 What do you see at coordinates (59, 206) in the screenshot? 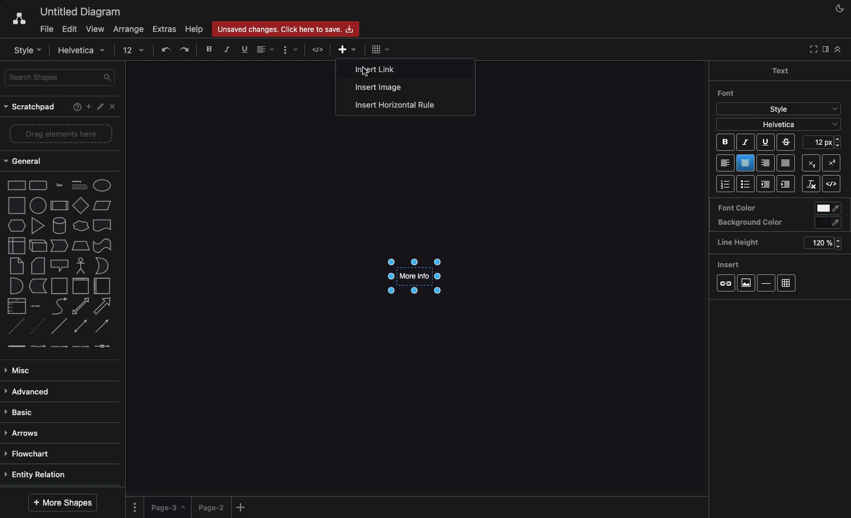
I see `process` at bounding box center [59, 206].